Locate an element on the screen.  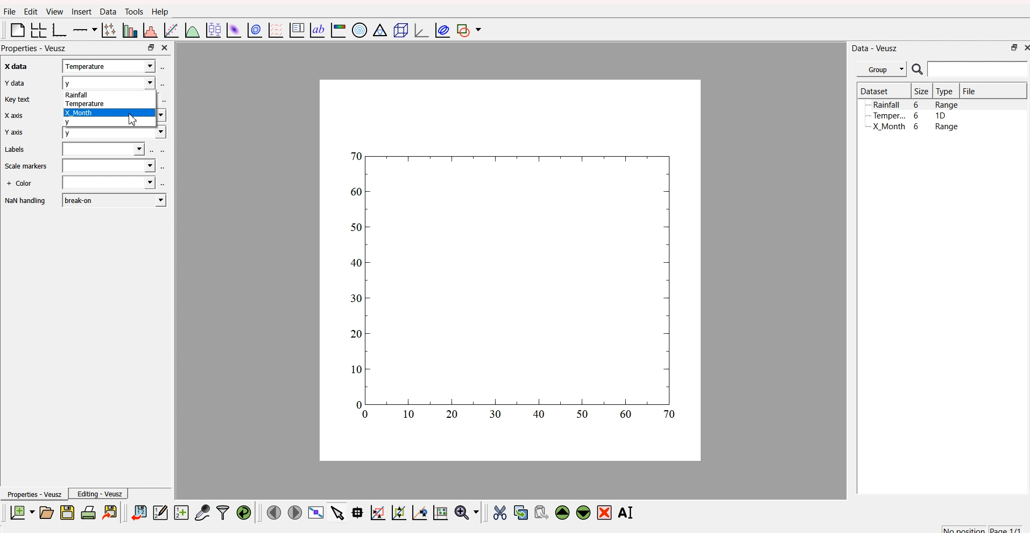
plot points is located at coordinates (108, 30).